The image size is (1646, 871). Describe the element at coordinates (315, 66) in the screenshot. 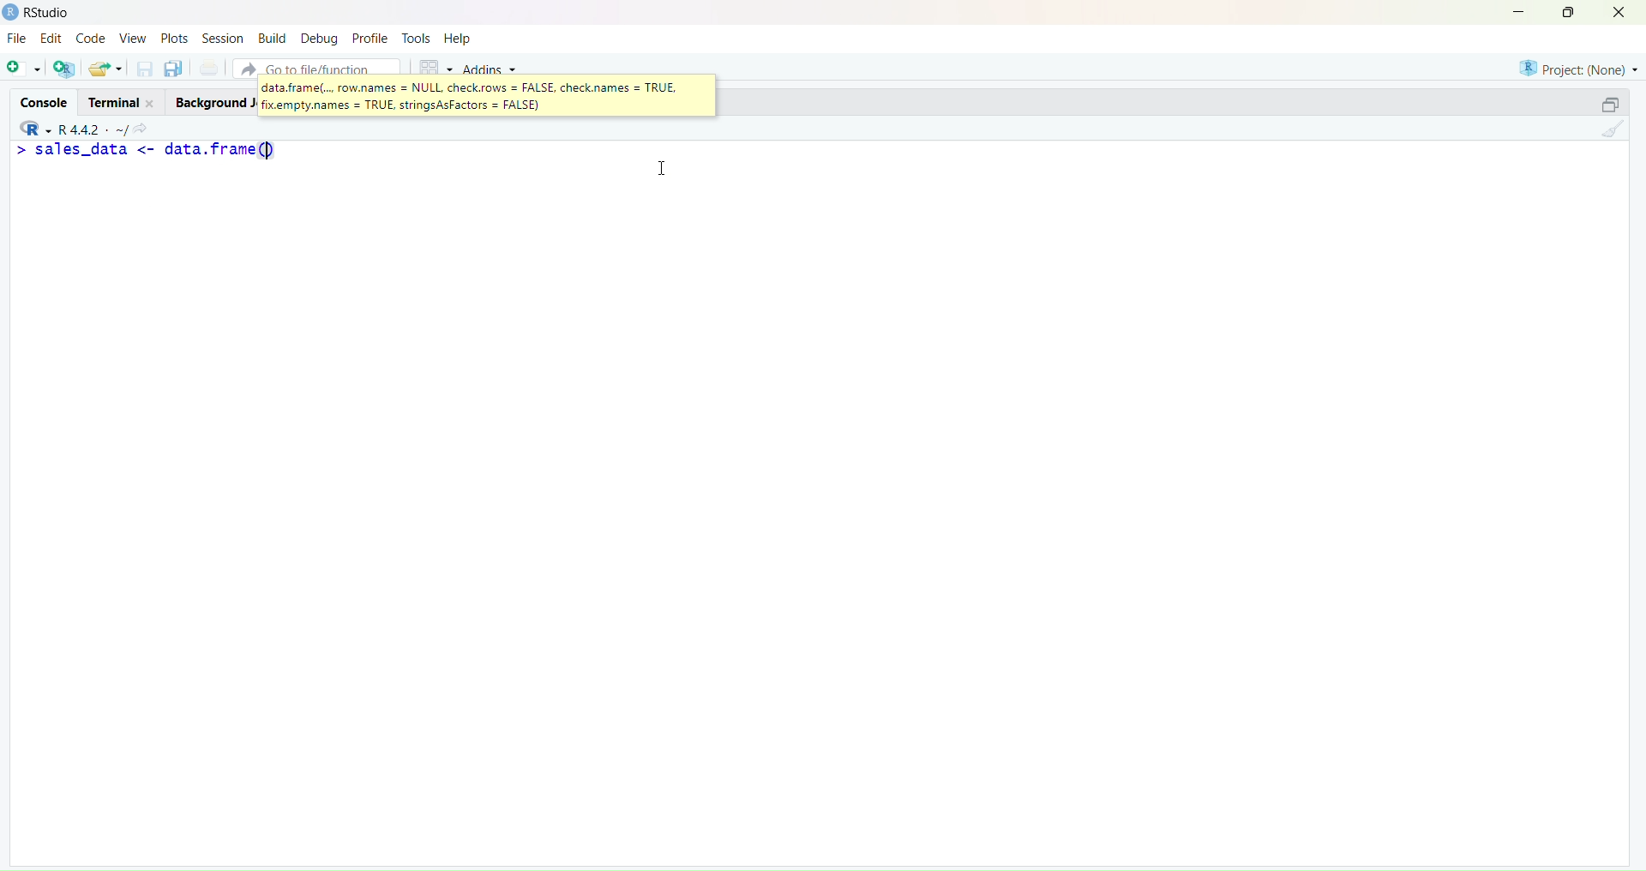

I see `Go to file/function` at that location.